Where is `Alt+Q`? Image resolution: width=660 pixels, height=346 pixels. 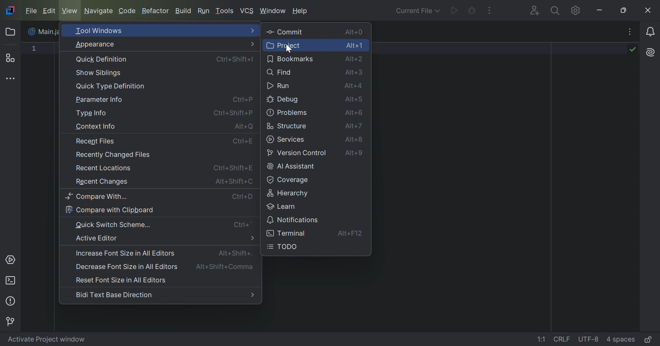 Alt+Q is located at coordinates (244, 127).